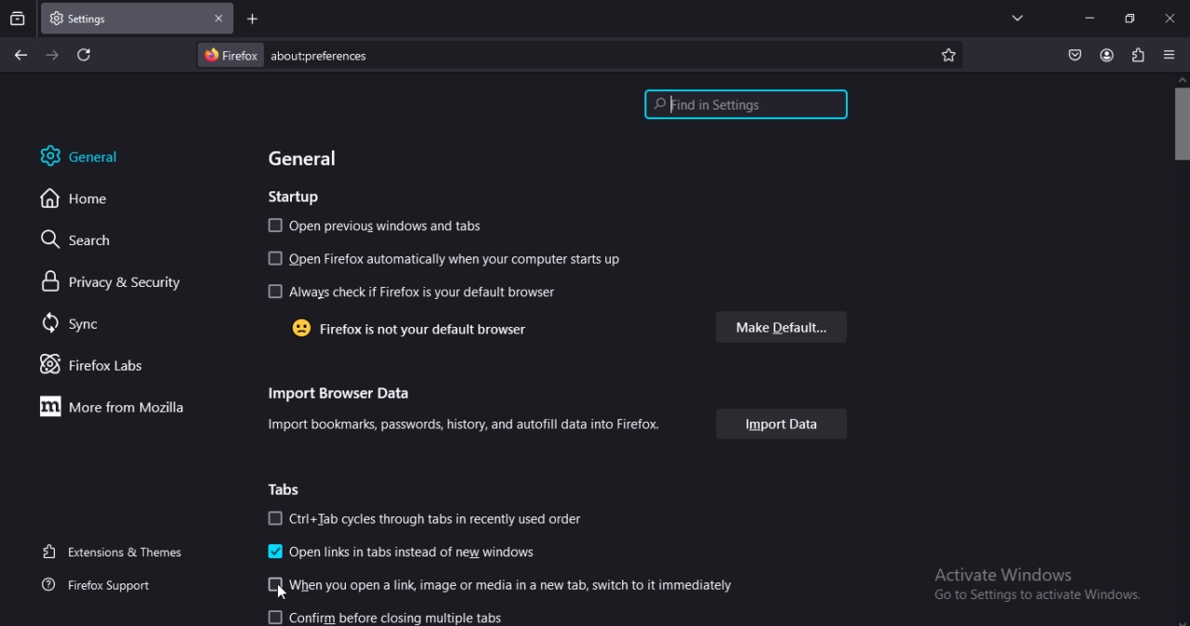 The width and height of the screenshot is (1190, 626). What do you see at coordinates (54, 56) in the screenshot?
I see `go forward one page` at bounding box center [54, 56].